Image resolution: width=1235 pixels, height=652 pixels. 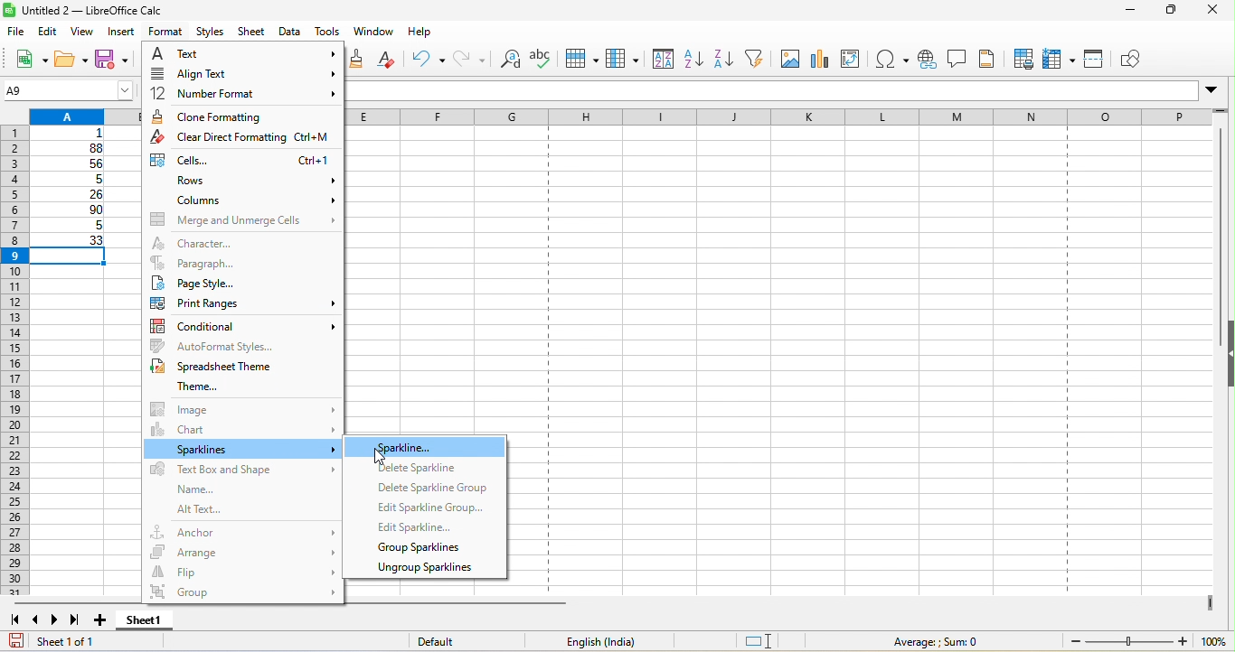 What do you see at coordinates (512, 61) in the screenshot?
I see `find and replace` at bounding box center [512, 61].